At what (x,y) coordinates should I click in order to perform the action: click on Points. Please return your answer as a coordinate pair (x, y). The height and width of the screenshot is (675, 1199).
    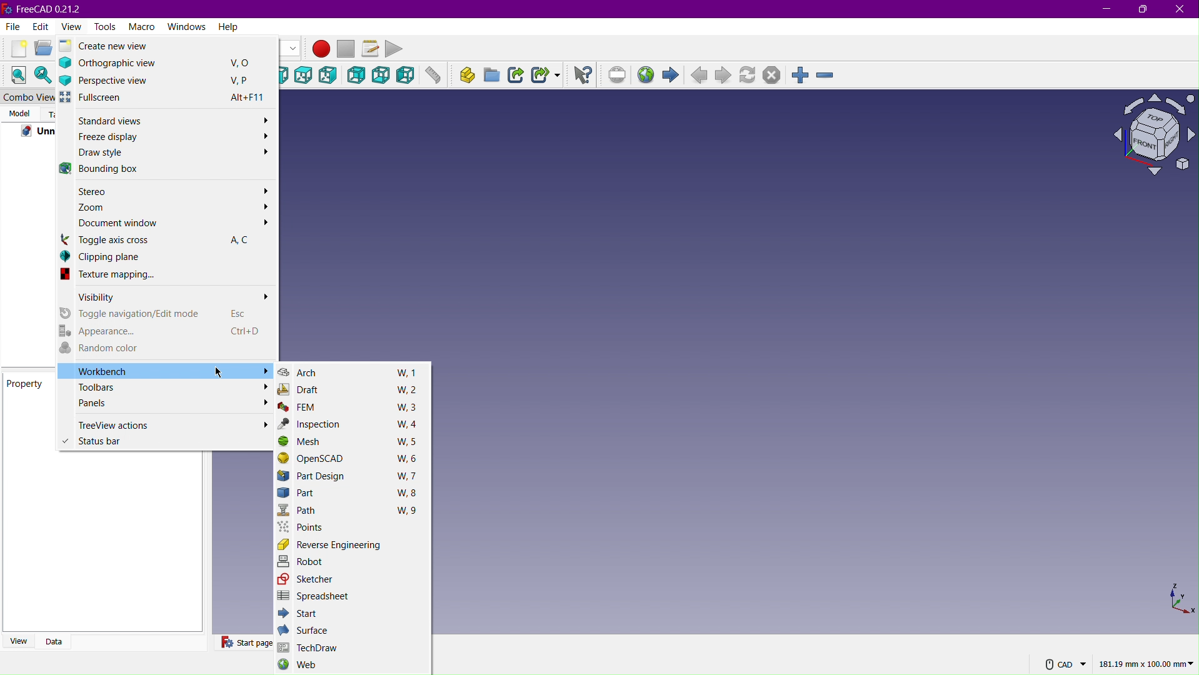
    Looking at the image, I should click on (301, 529).